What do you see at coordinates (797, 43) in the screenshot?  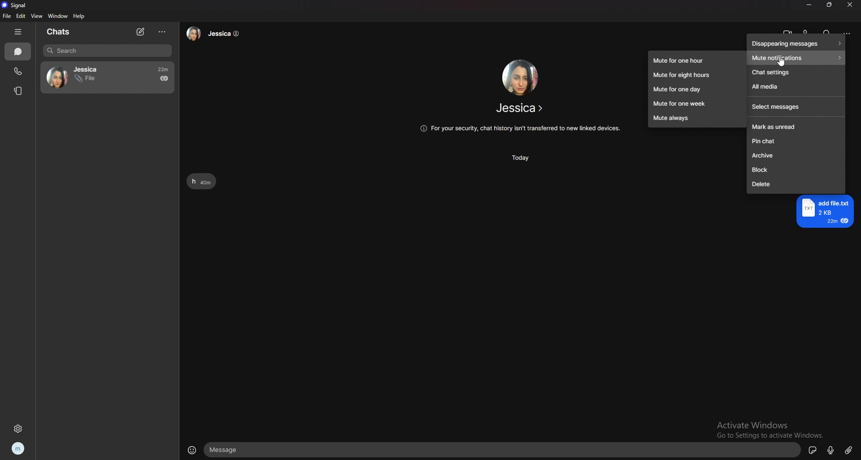 I see `disappearing messages` at bounding box center [797, 43].